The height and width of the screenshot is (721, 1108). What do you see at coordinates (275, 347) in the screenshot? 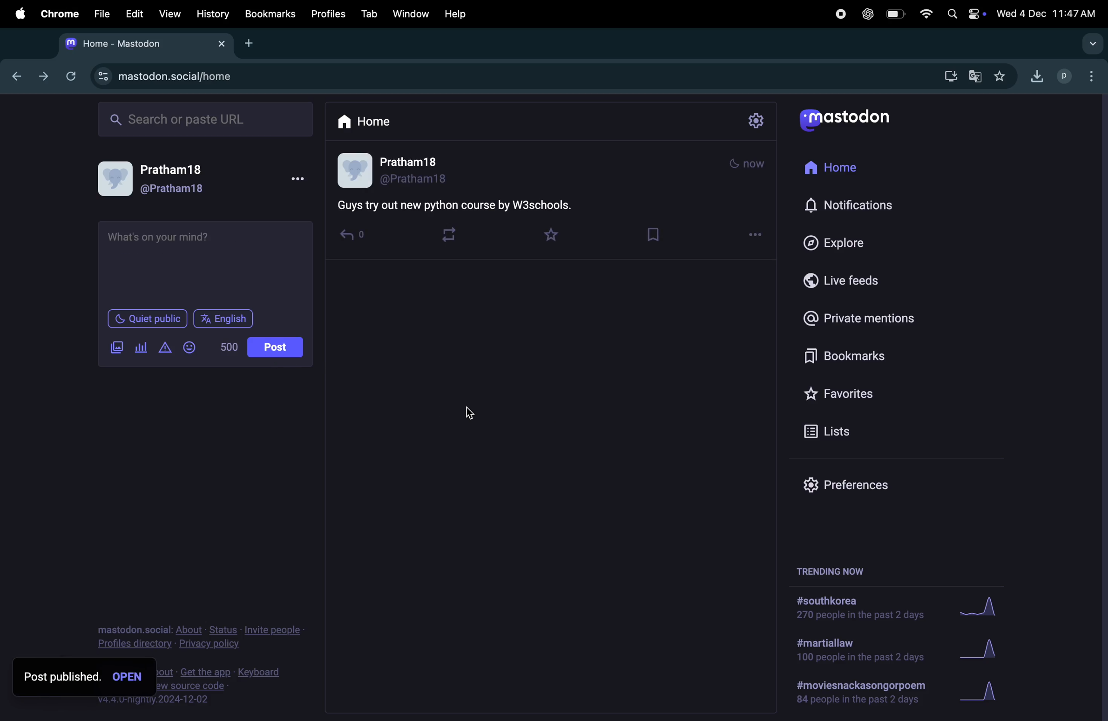
I see `post` at bounding box center [275, 347].